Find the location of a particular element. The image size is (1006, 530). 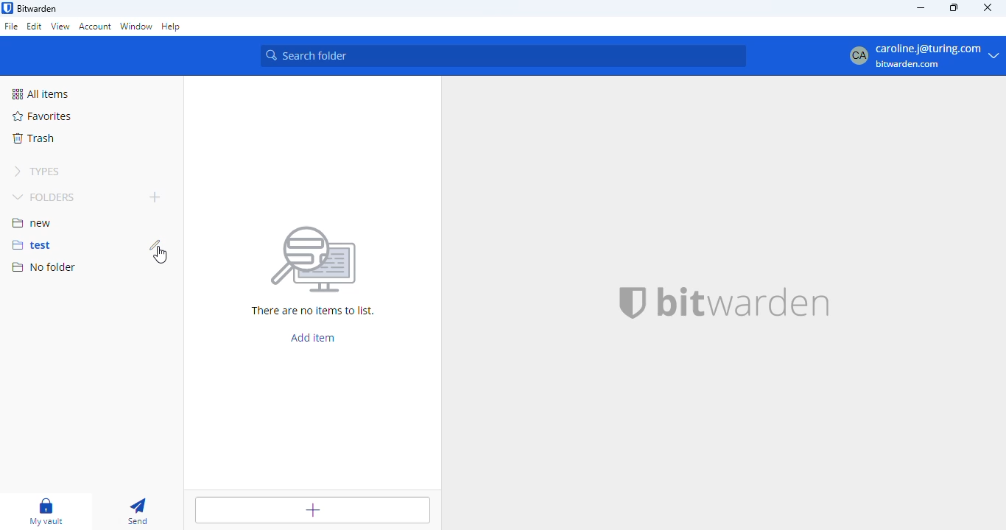

my vault is located at coordinates (46, 512).